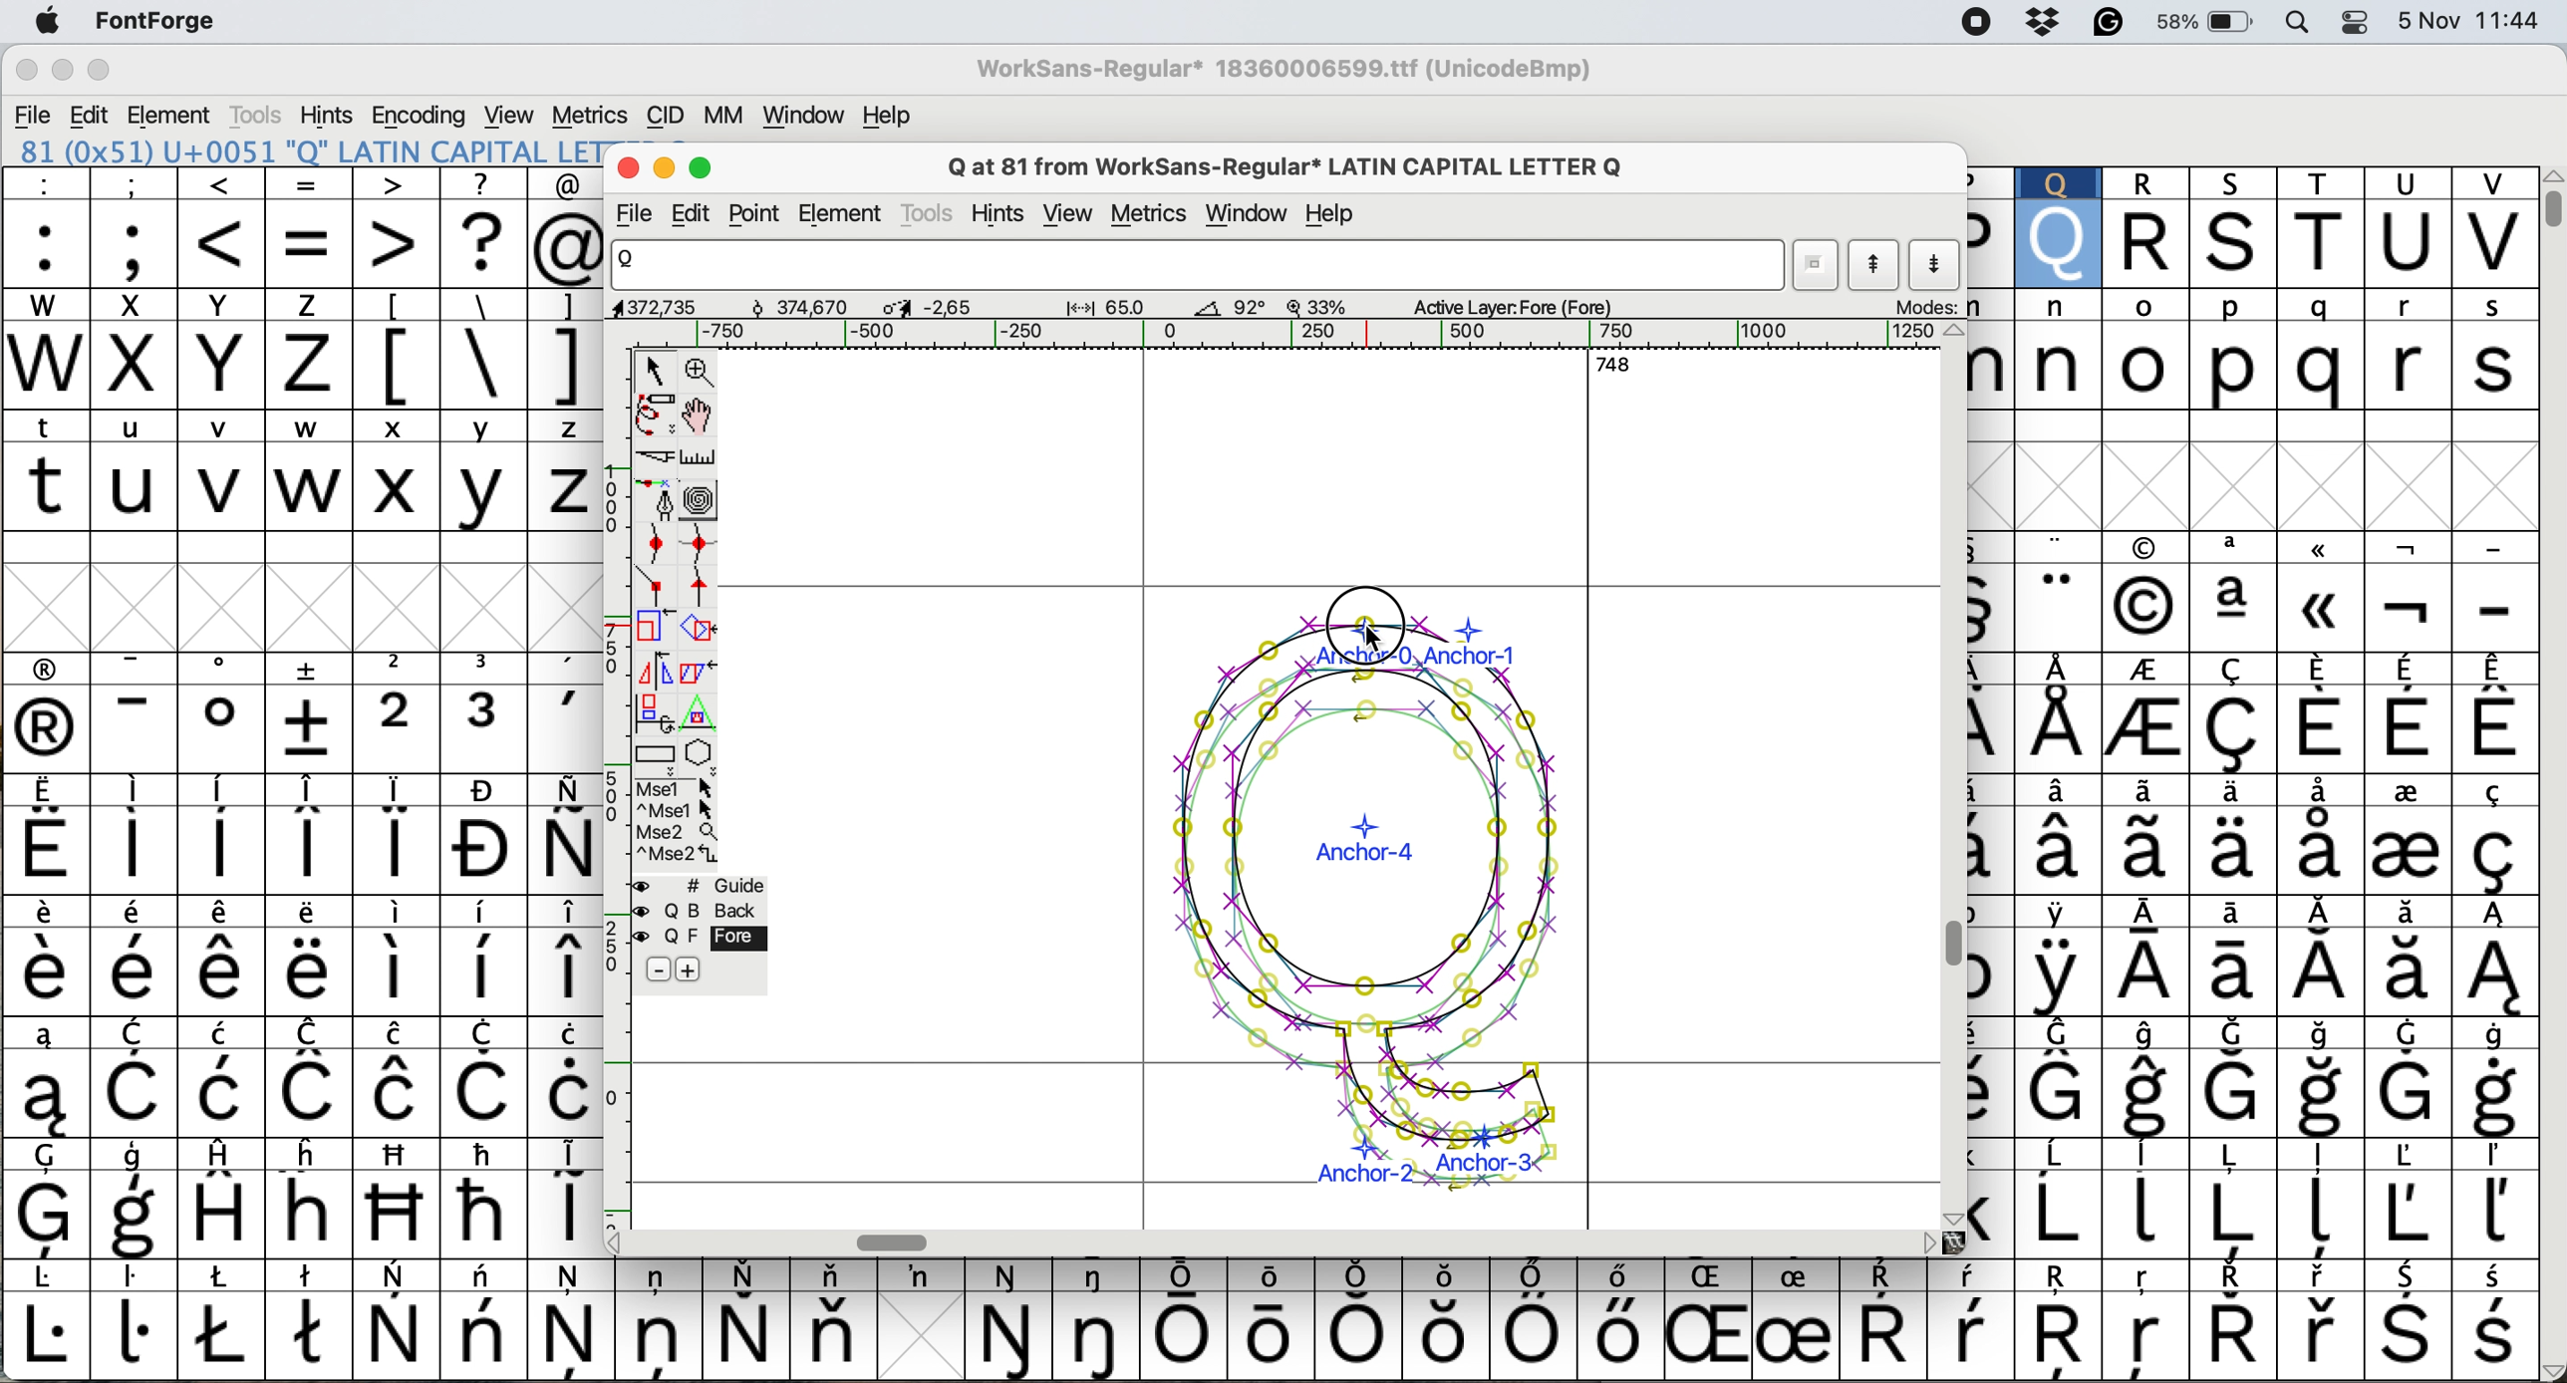  I want to click on close, so click(26, 69).